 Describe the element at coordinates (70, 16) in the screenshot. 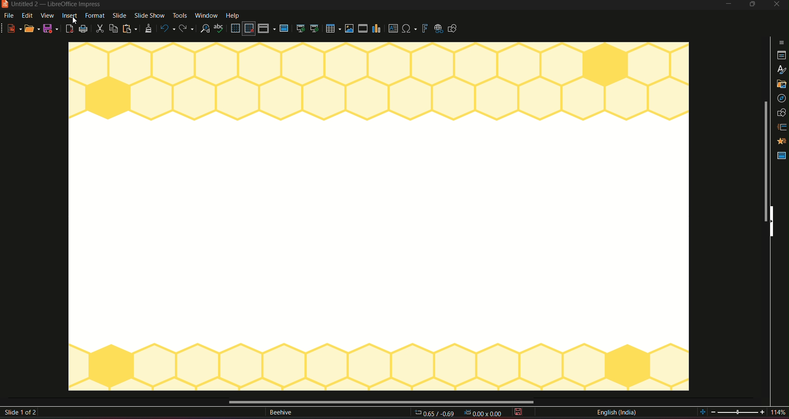

I see `insert` at that location.